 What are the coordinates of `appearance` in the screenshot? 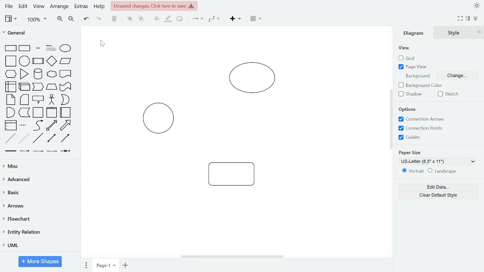 It's located at (476, 6).